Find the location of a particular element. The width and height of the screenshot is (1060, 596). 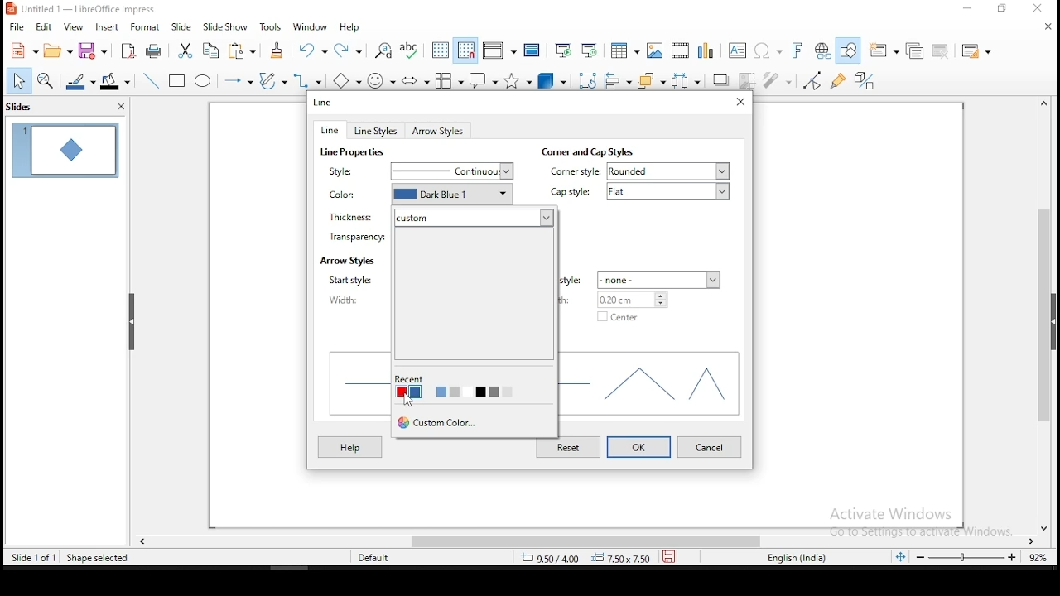

view is located at coordinates (72, 26).